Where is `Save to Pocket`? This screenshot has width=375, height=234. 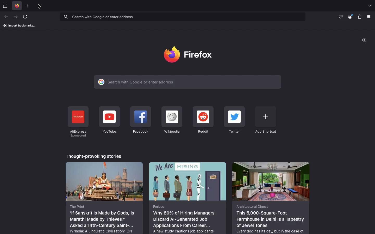
Save to Pocket is located at coordinates (340, 16).